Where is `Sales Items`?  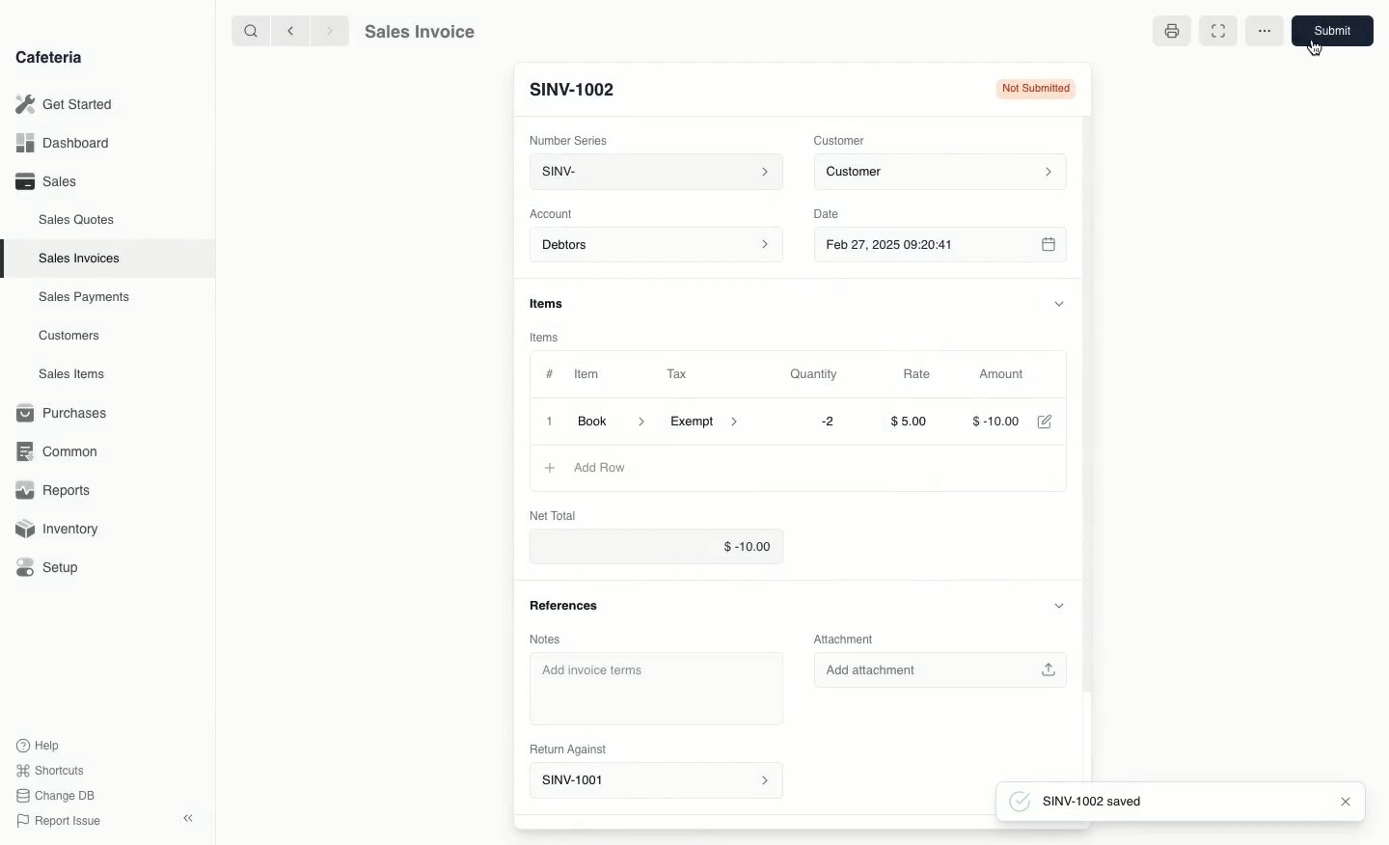
Sales Items is located at coordinates (71, 374).